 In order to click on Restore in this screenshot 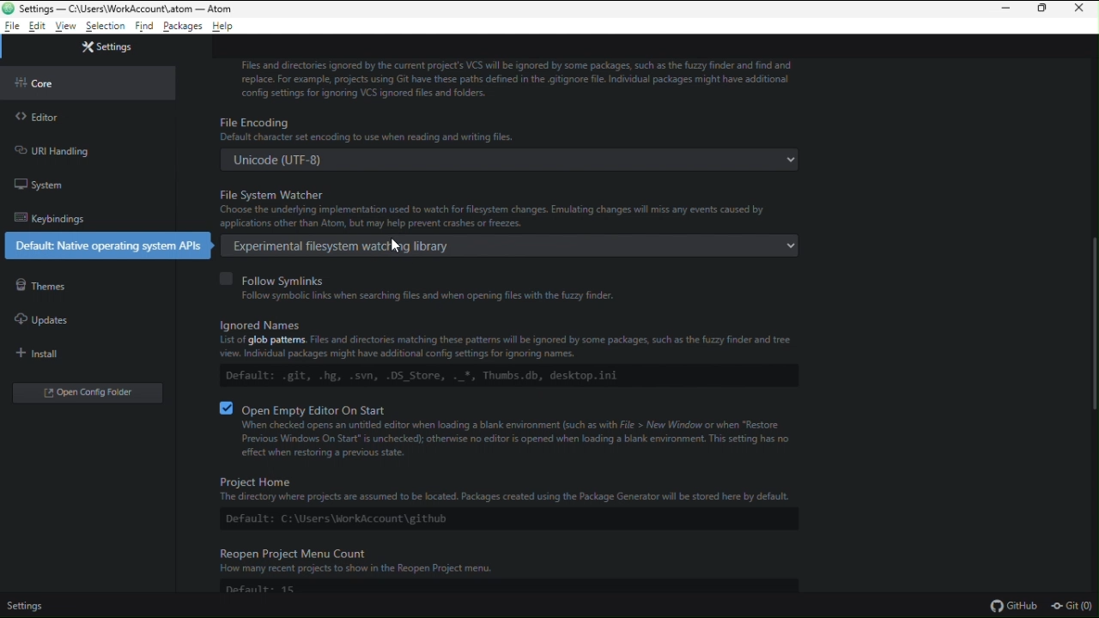, I will do `click(1044, 10)`.